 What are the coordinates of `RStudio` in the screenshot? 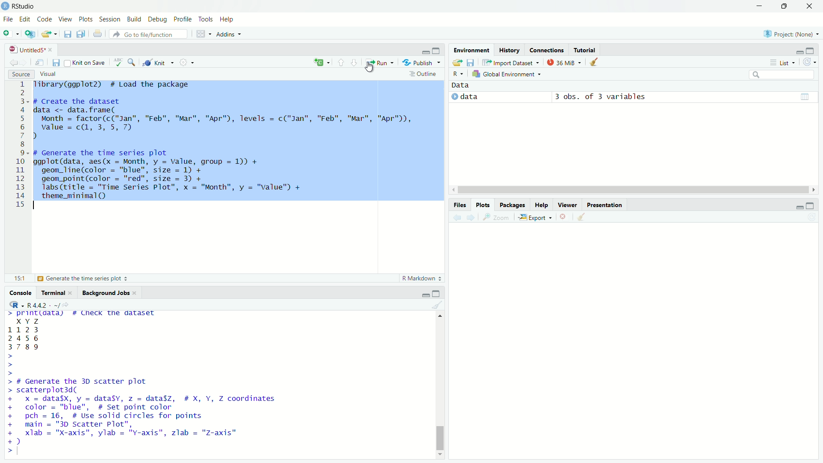 It's located at (27, 6).